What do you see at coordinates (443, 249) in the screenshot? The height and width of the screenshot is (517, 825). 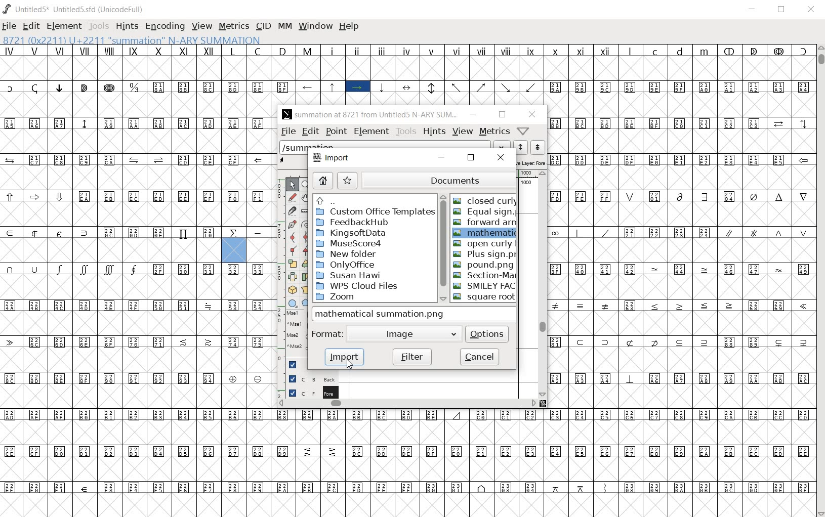 I see `scrollbar` at bounding box center [443, 249].